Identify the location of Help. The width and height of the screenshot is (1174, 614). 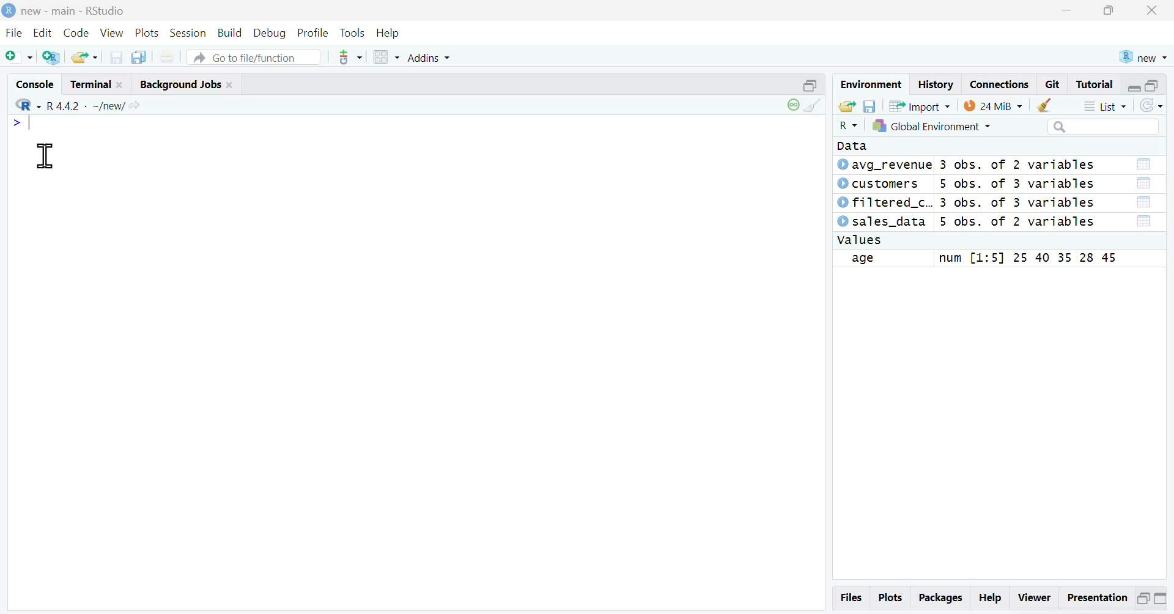
(389, 33).